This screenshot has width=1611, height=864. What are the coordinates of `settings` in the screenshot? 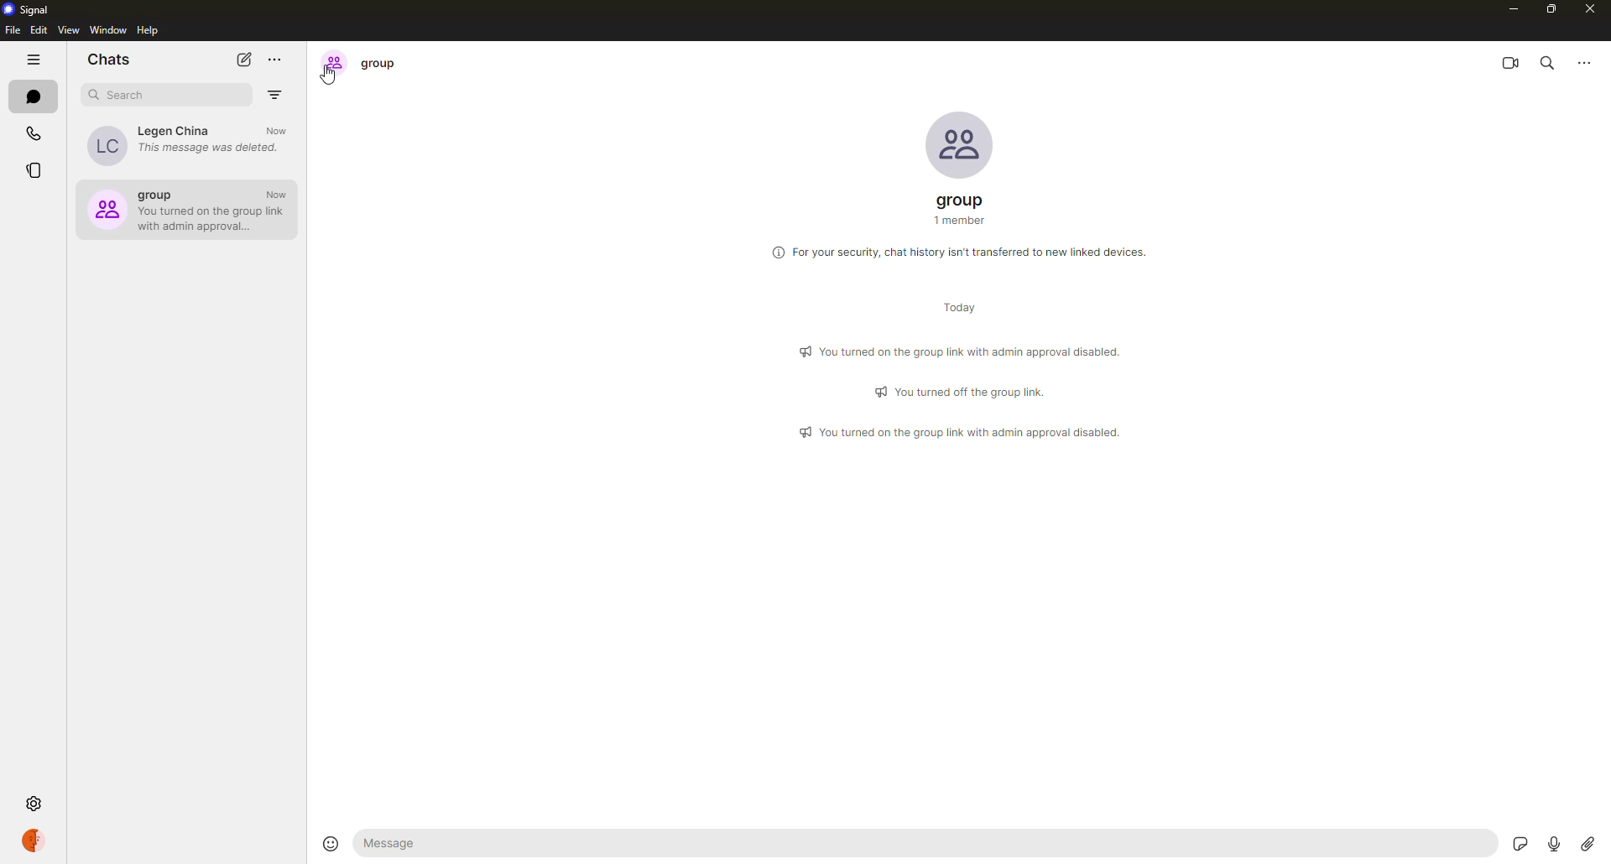 It's located at (35, 803).